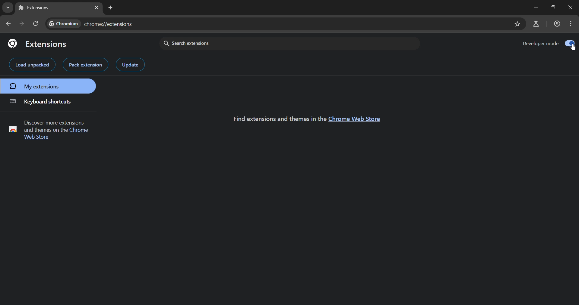 This screenshot has width=579, height=305. What do you see at coordinates (110, 8) in the screenshot?
I see `new tab` at bounding box center [110, 8].